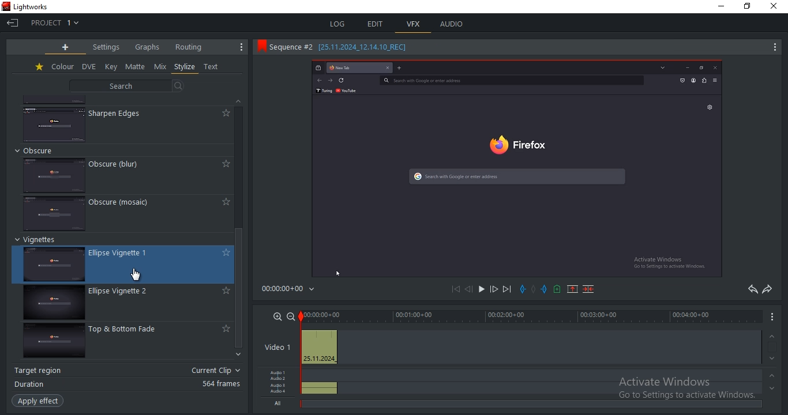 This screenshot has height=415, width=788. I want to click on Audio clip, so click(321, 393).